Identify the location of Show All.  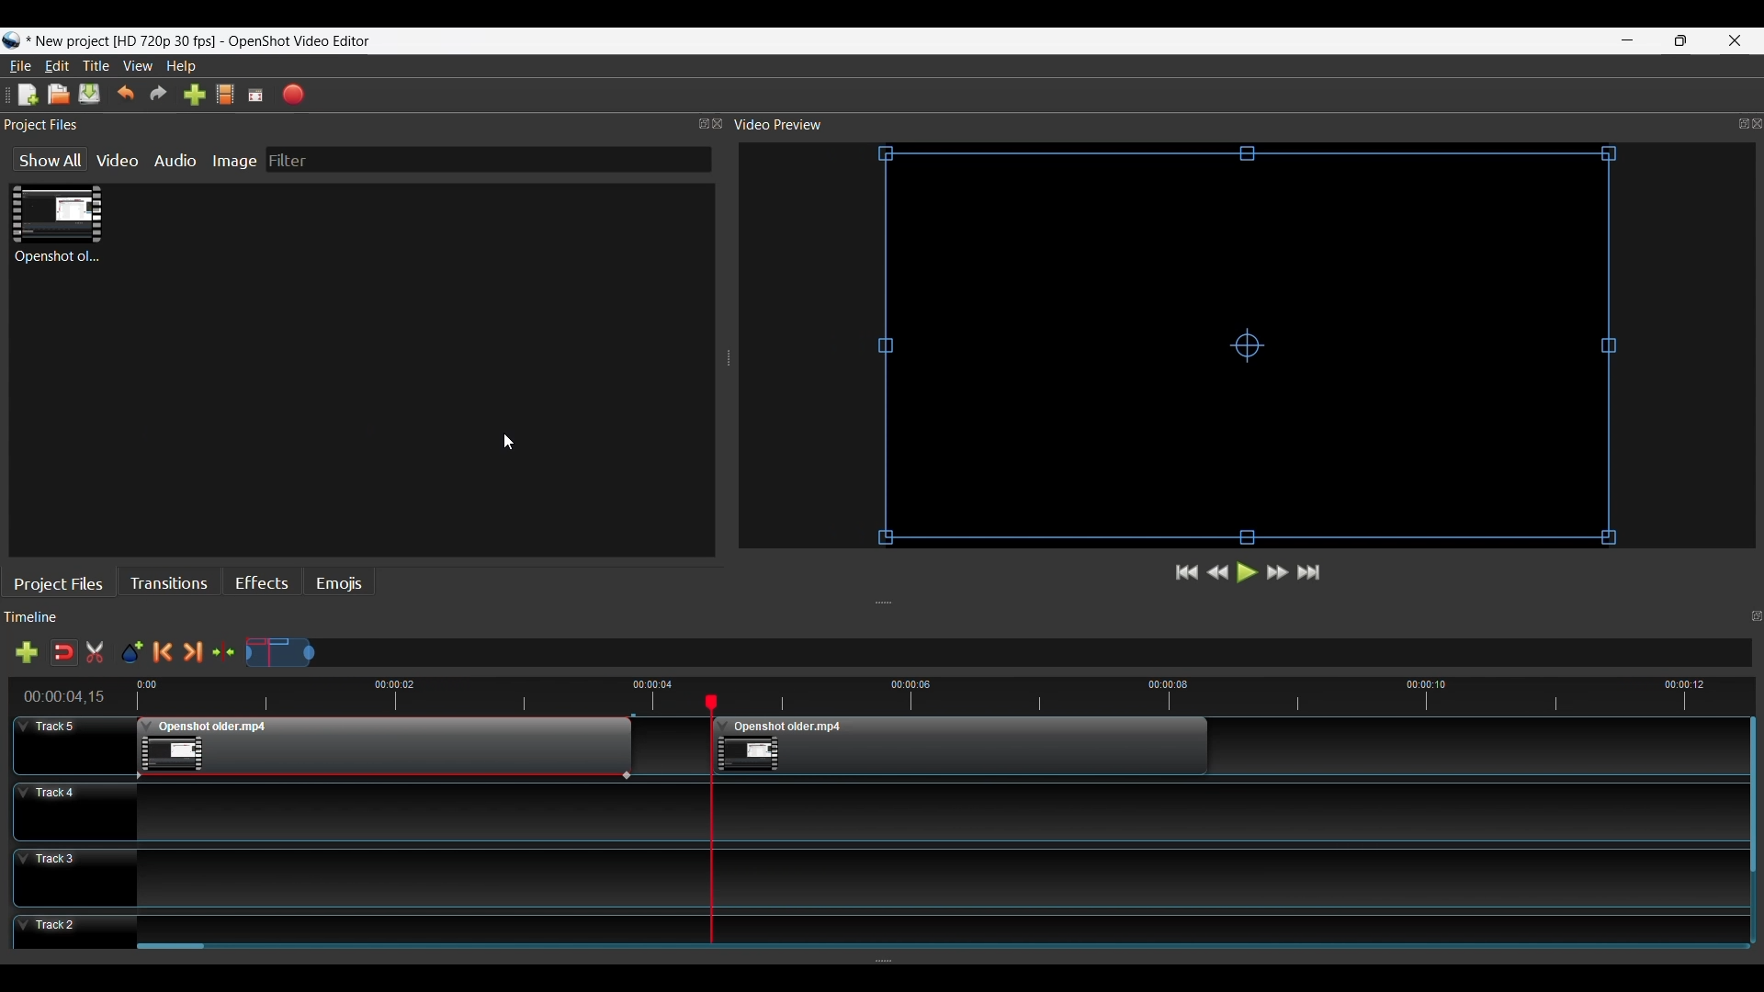
(43, 161).